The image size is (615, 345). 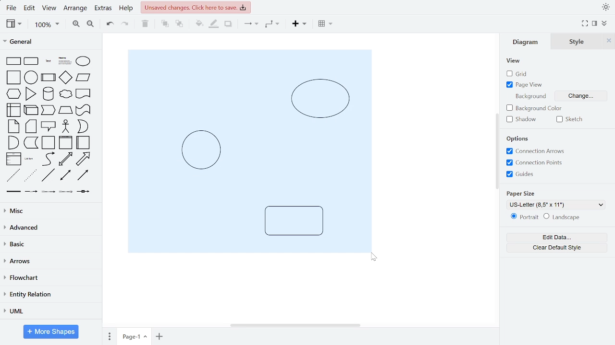 What do you see at coordinates (82, 126) in the screenshot?
I see `or` at bounding box center [82, 126].